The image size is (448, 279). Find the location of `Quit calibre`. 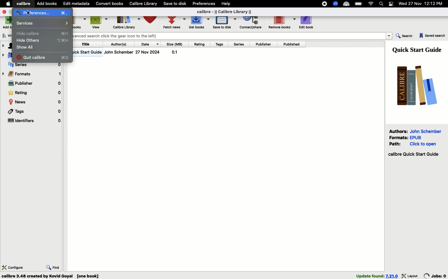

Quit calibre is located at coordinates (43, 57).